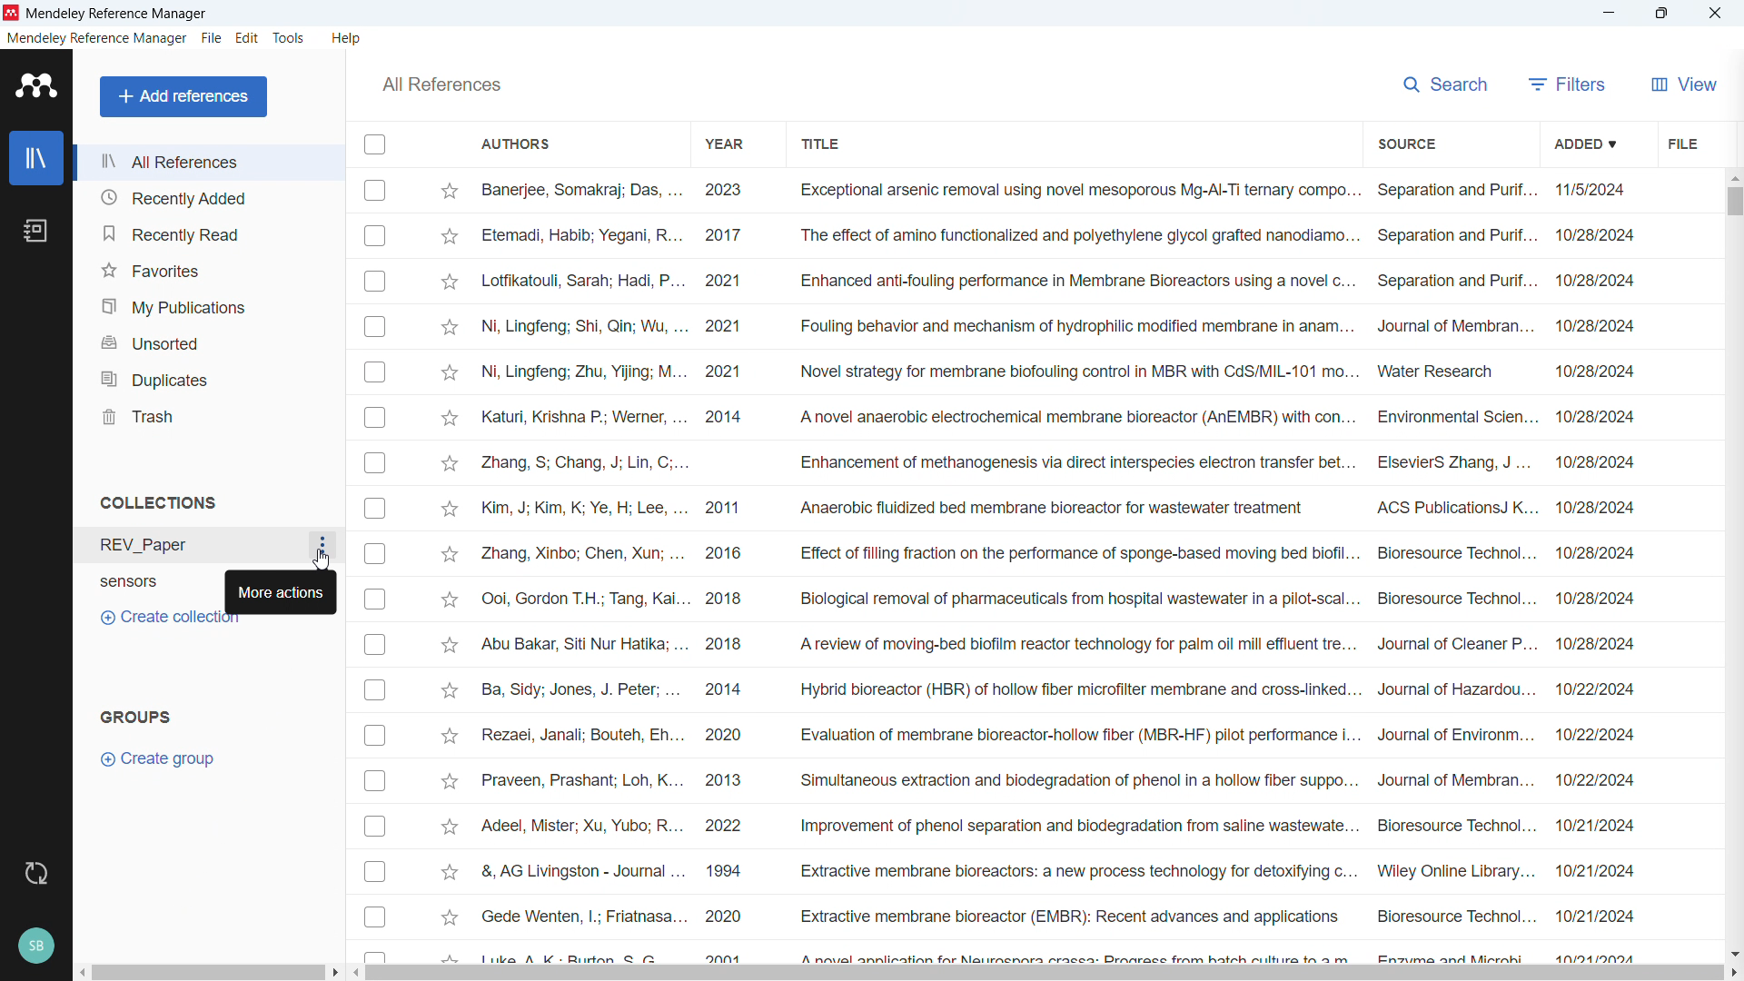 This screenshot has width=1744, height=981. Describe the element at coordinates (291, 37) in the screenshot. I see `tools` at that location.